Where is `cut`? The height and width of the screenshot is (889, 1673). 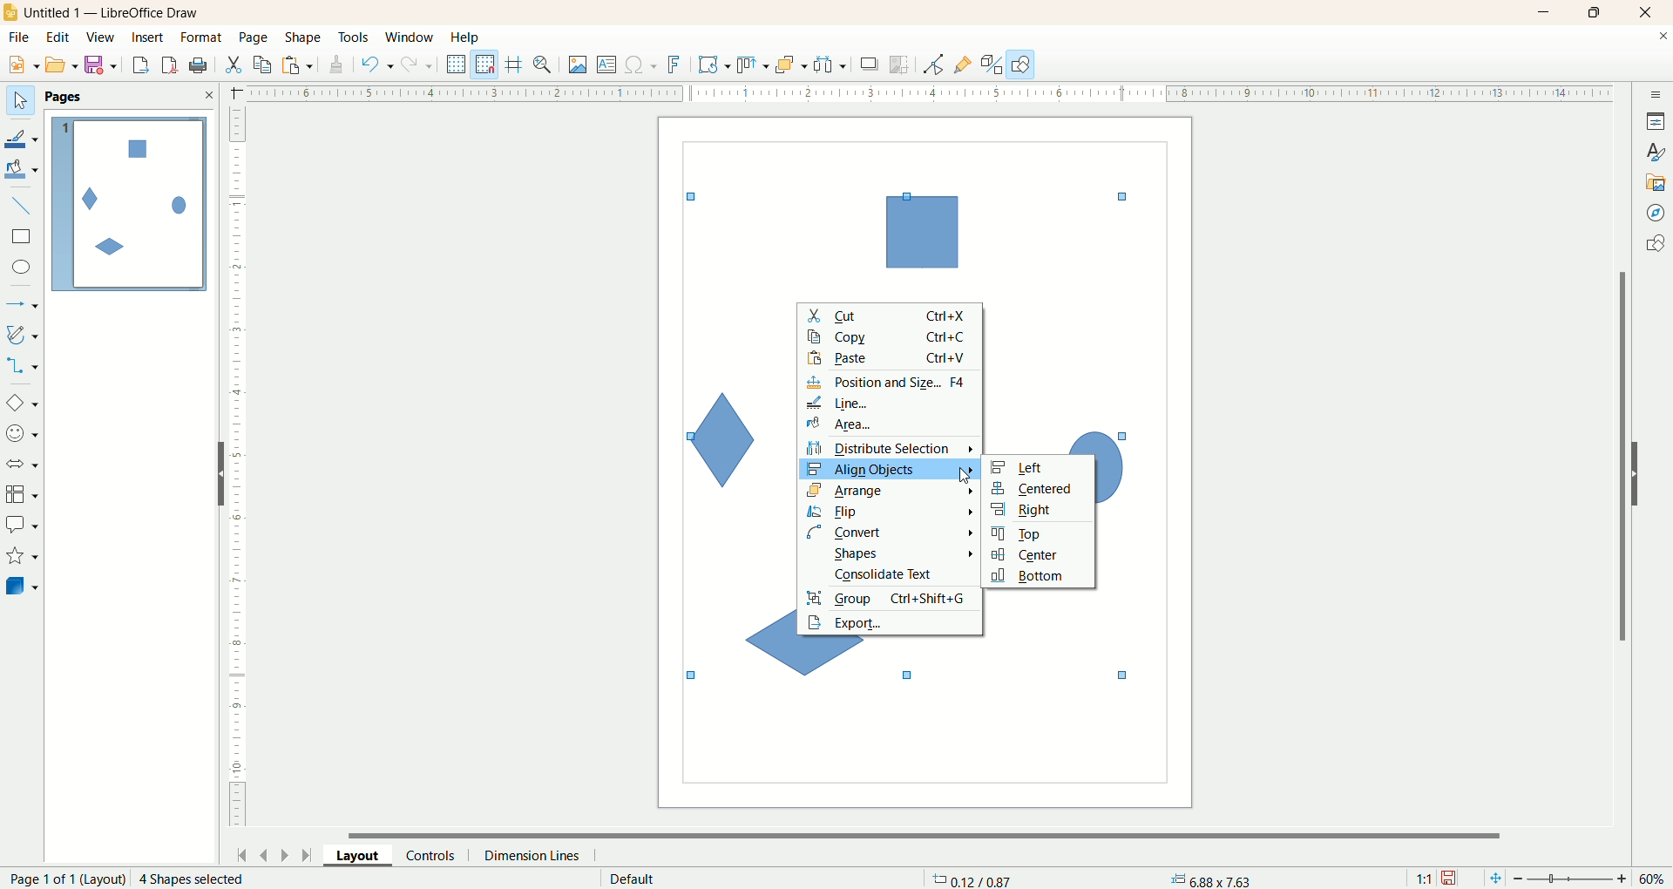
cut is located at coordinates (891, 315).